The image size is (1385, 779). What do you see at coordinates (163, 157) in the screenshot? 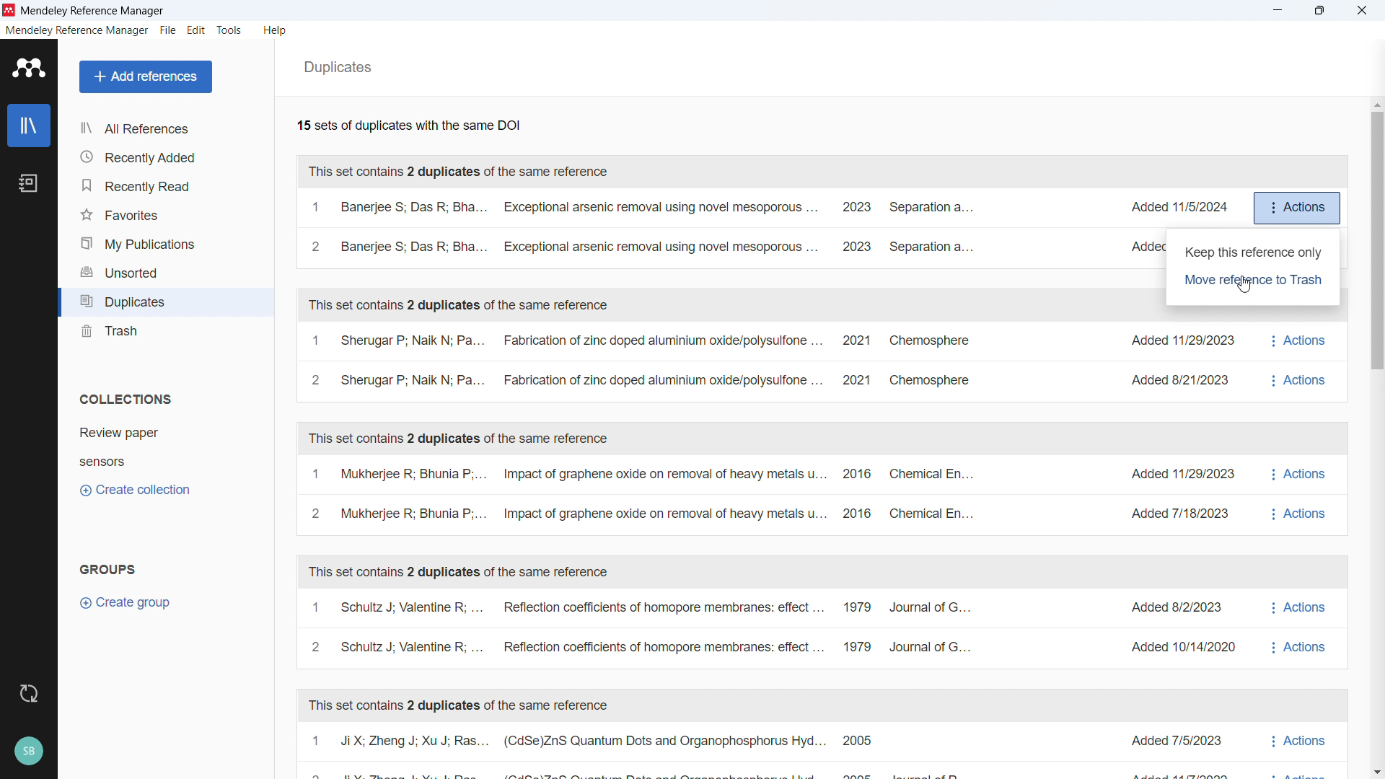
I see `Recently added ` at bounding box center [163, 157].